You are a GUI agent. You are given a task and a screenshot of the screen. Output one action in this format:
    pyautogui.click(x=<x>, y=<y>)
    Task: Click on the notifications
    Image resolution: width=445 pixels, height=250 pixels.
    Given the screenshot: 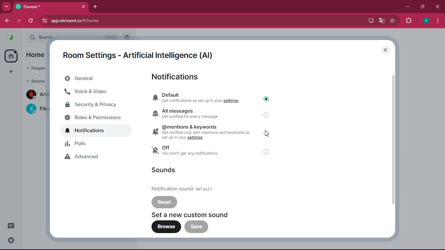 What is the action you would take?
    pyautogui.click(x=96, y=131)
    